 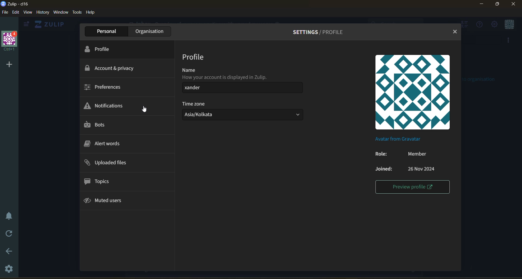 What do you see at coordinates (148, 31) in the screenshot?
I see `organisation` at bounding box center [148, 31].